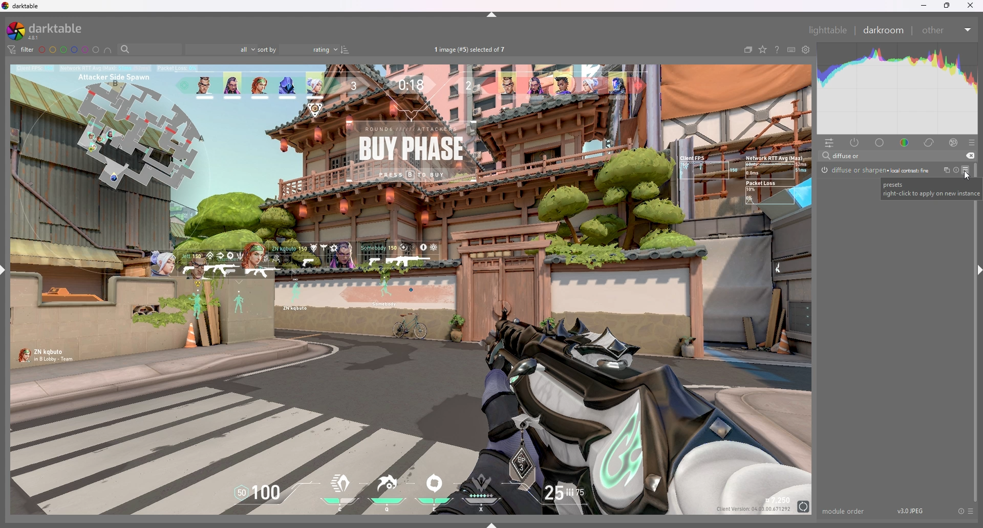  What do you see at coordinates (972, 142) in the screenshot?
I see `presets` at bounding box center [972, 142].